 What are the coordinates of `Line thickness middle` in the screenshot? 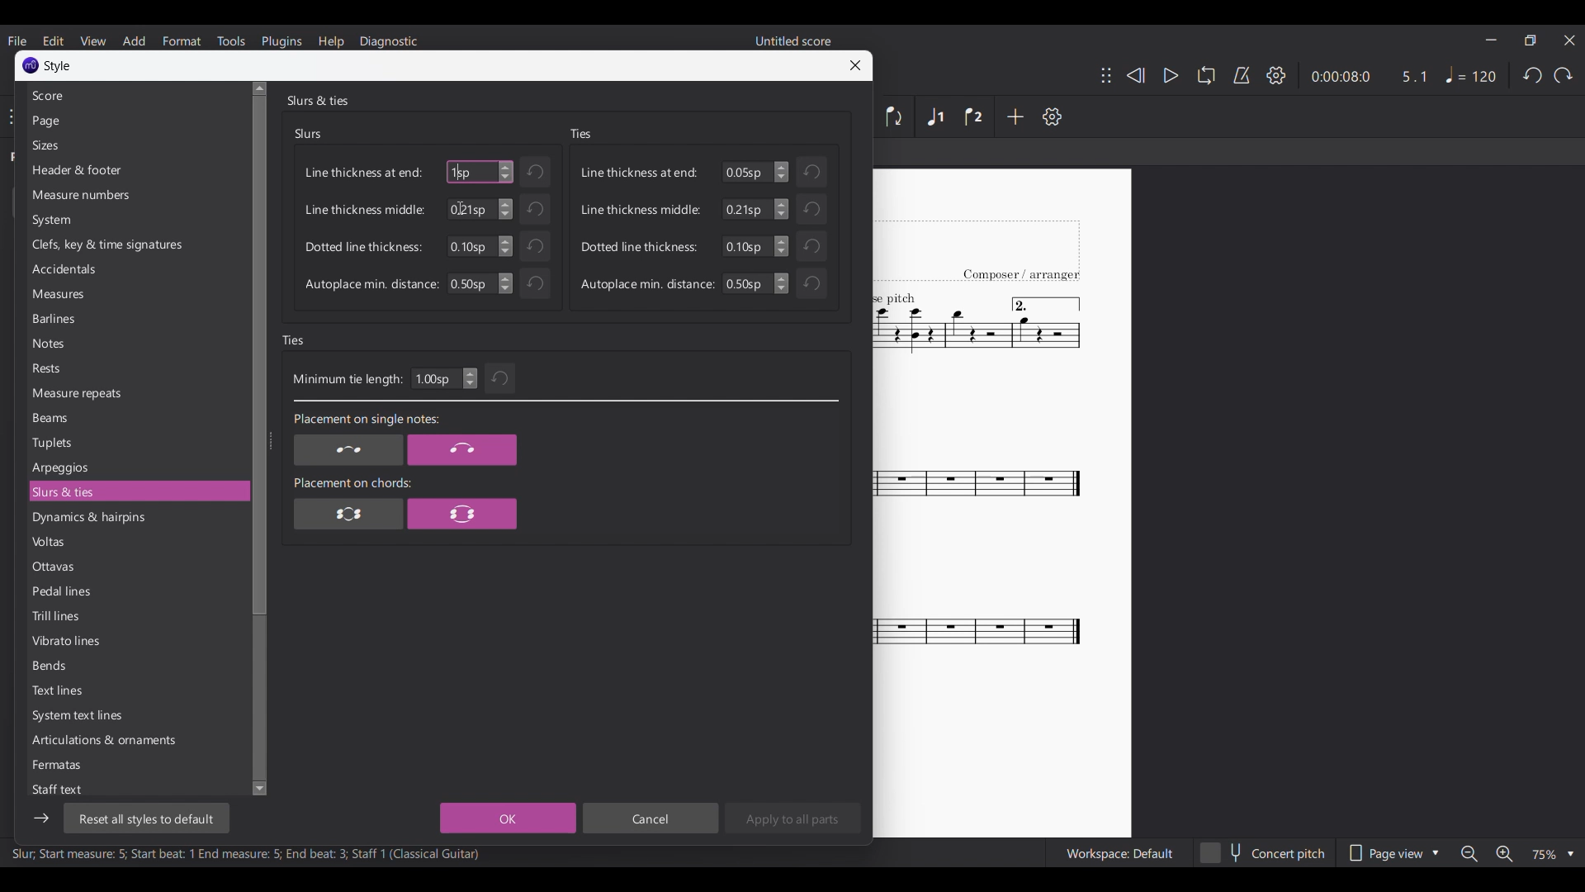 It's located at (641, 210).